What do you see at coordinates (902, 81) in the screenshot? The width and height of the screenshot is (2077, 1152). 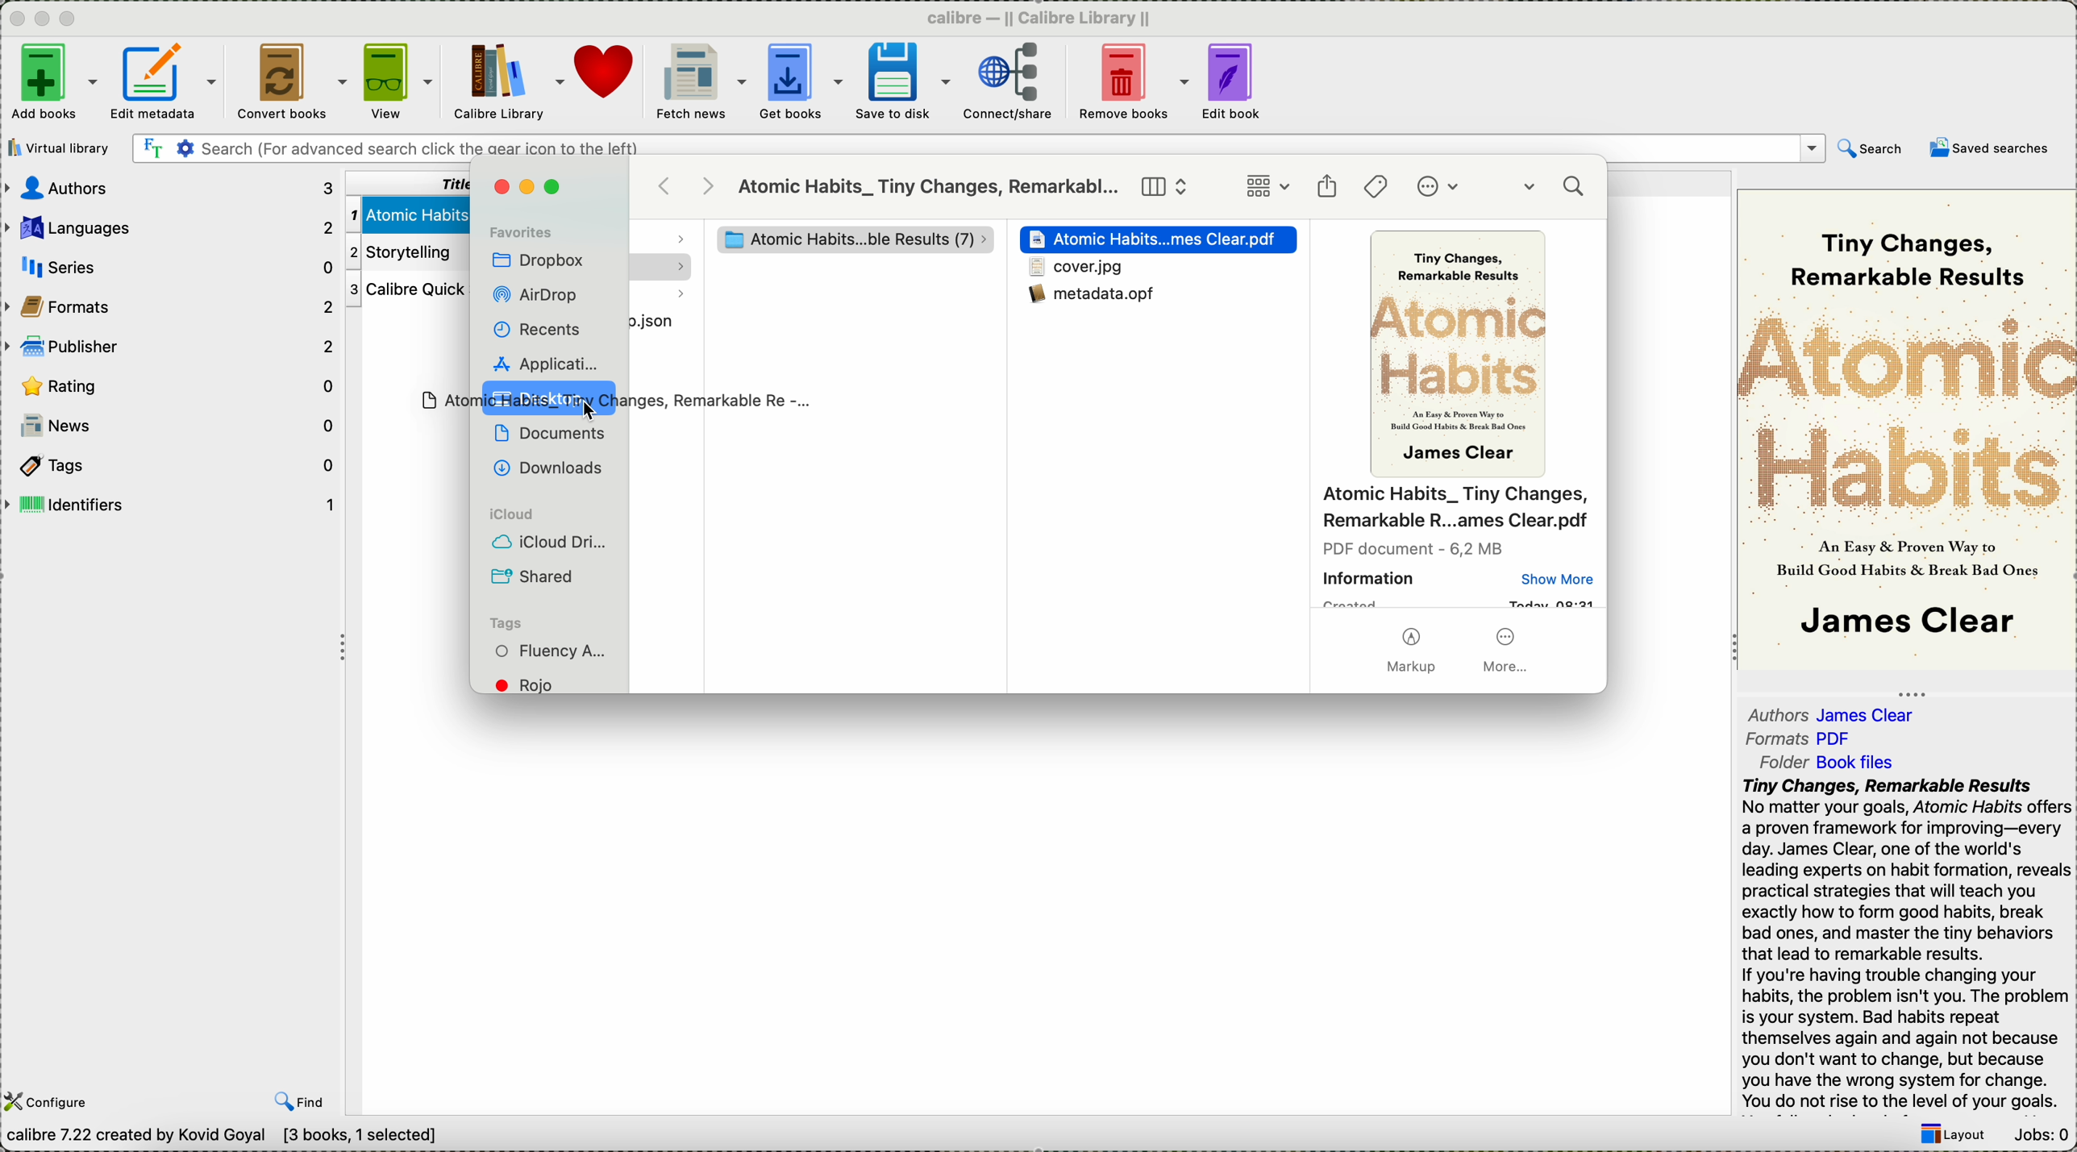 I see `save to disk` at bounding box center [902, 81].